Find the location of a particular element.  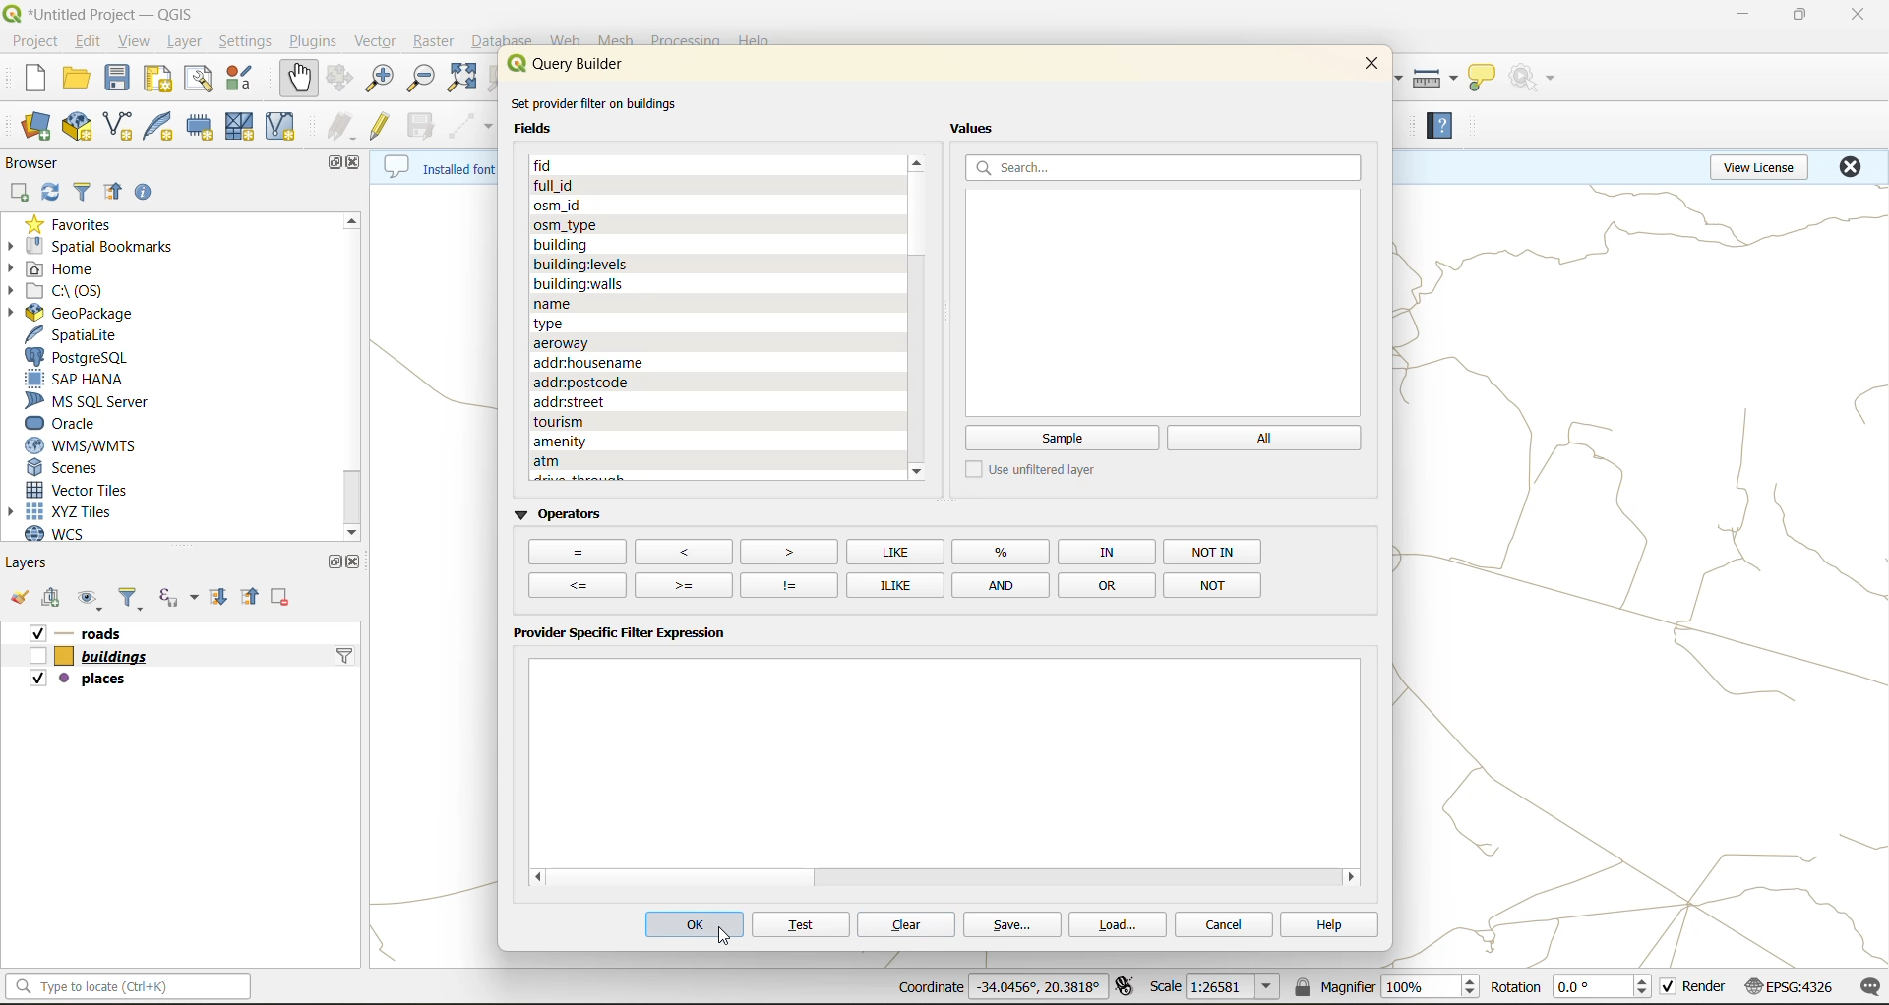

text is located at coordinates (801, 926).